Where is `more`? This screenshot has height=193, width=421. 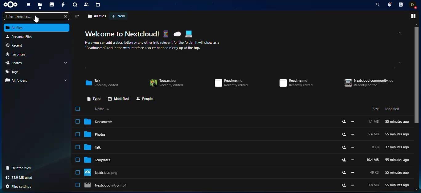
more is located at coordinates (353, 147).